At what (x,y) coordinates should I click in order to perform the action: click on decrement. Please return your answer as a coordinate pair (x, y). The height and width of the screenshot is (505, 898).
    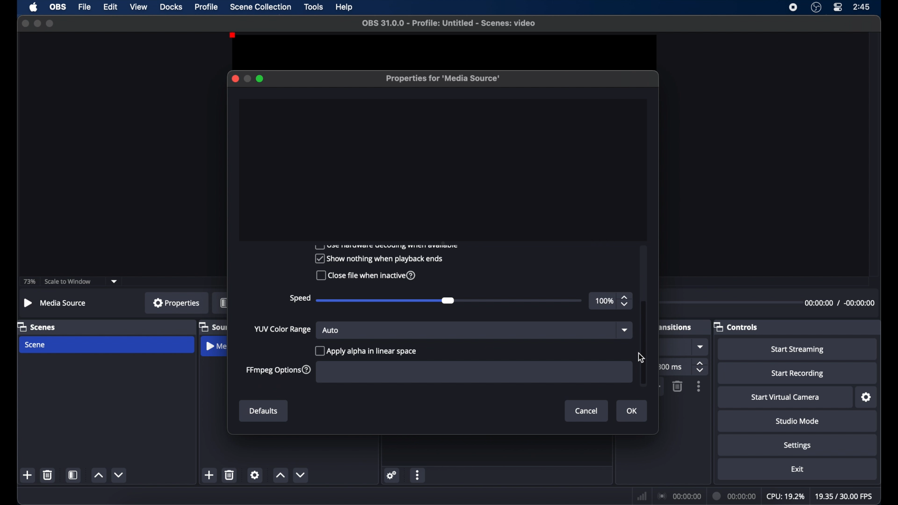
    Looking at the image, I should click on (120, 475).